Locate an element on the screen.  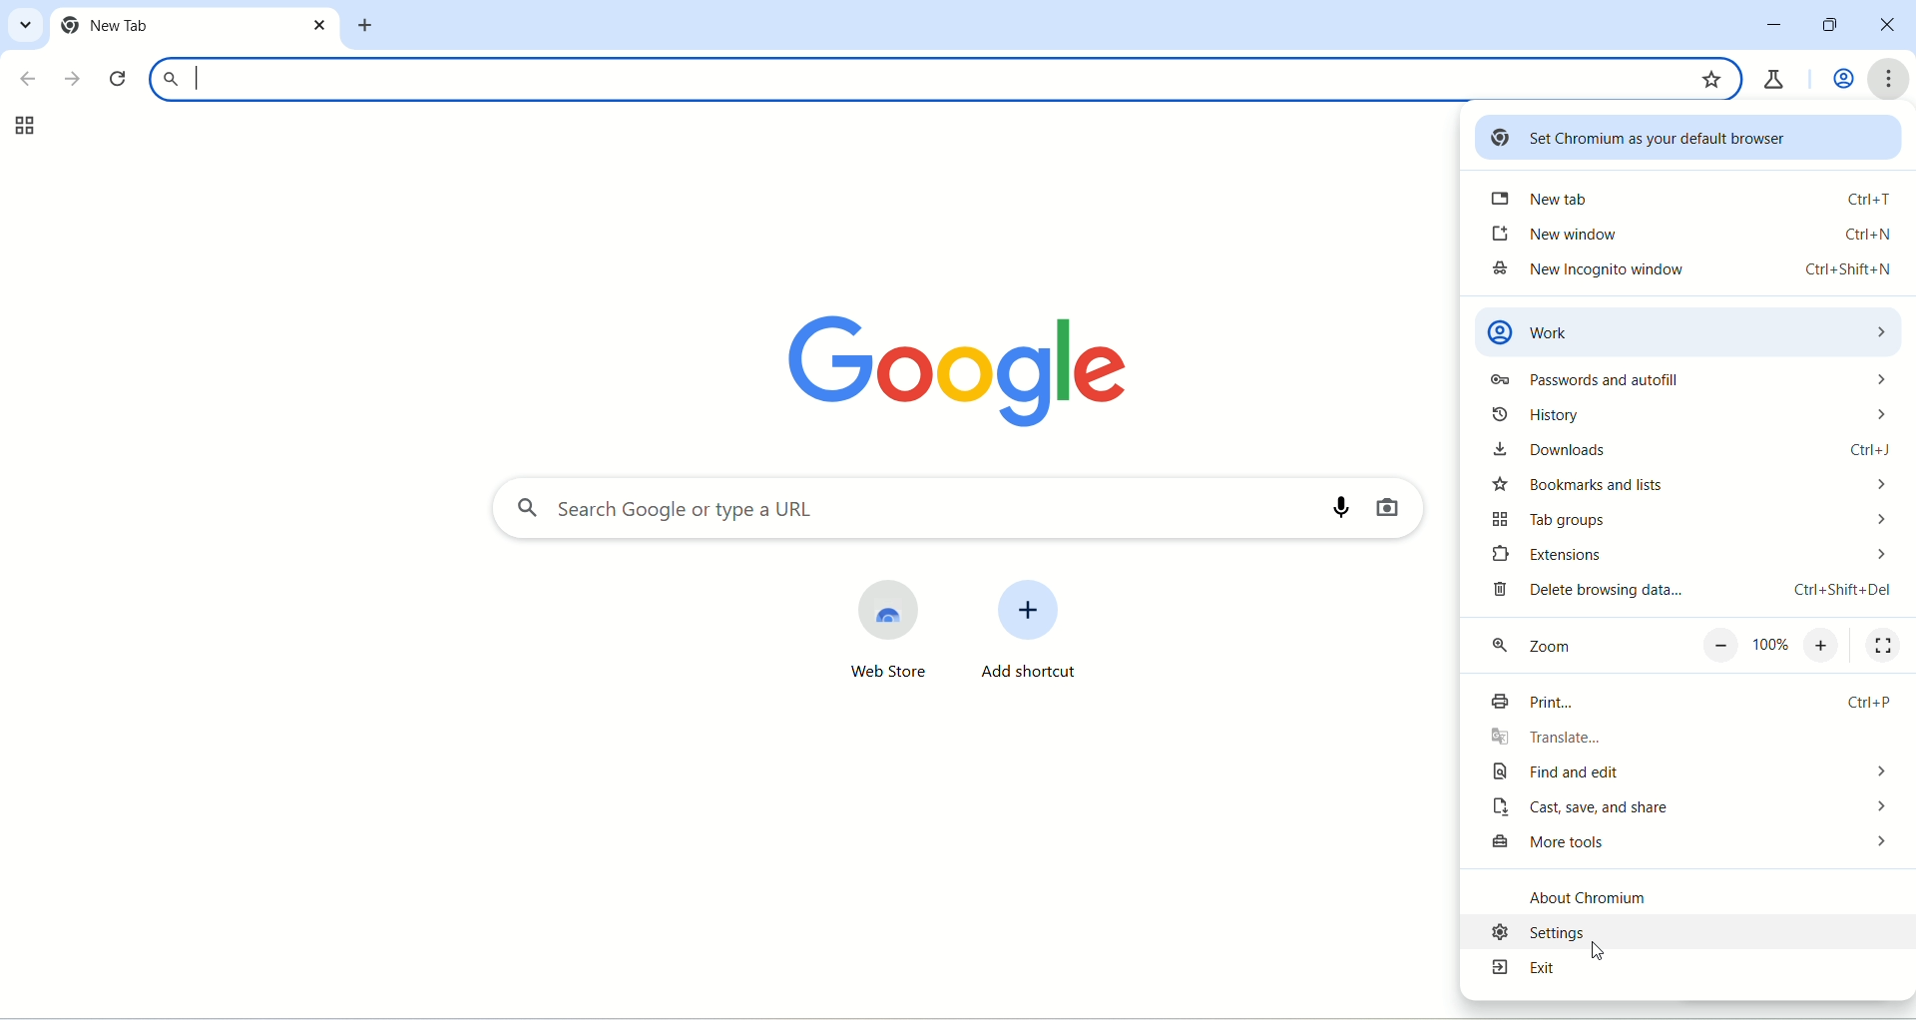
full screen is located at coordinates (1883, 647).